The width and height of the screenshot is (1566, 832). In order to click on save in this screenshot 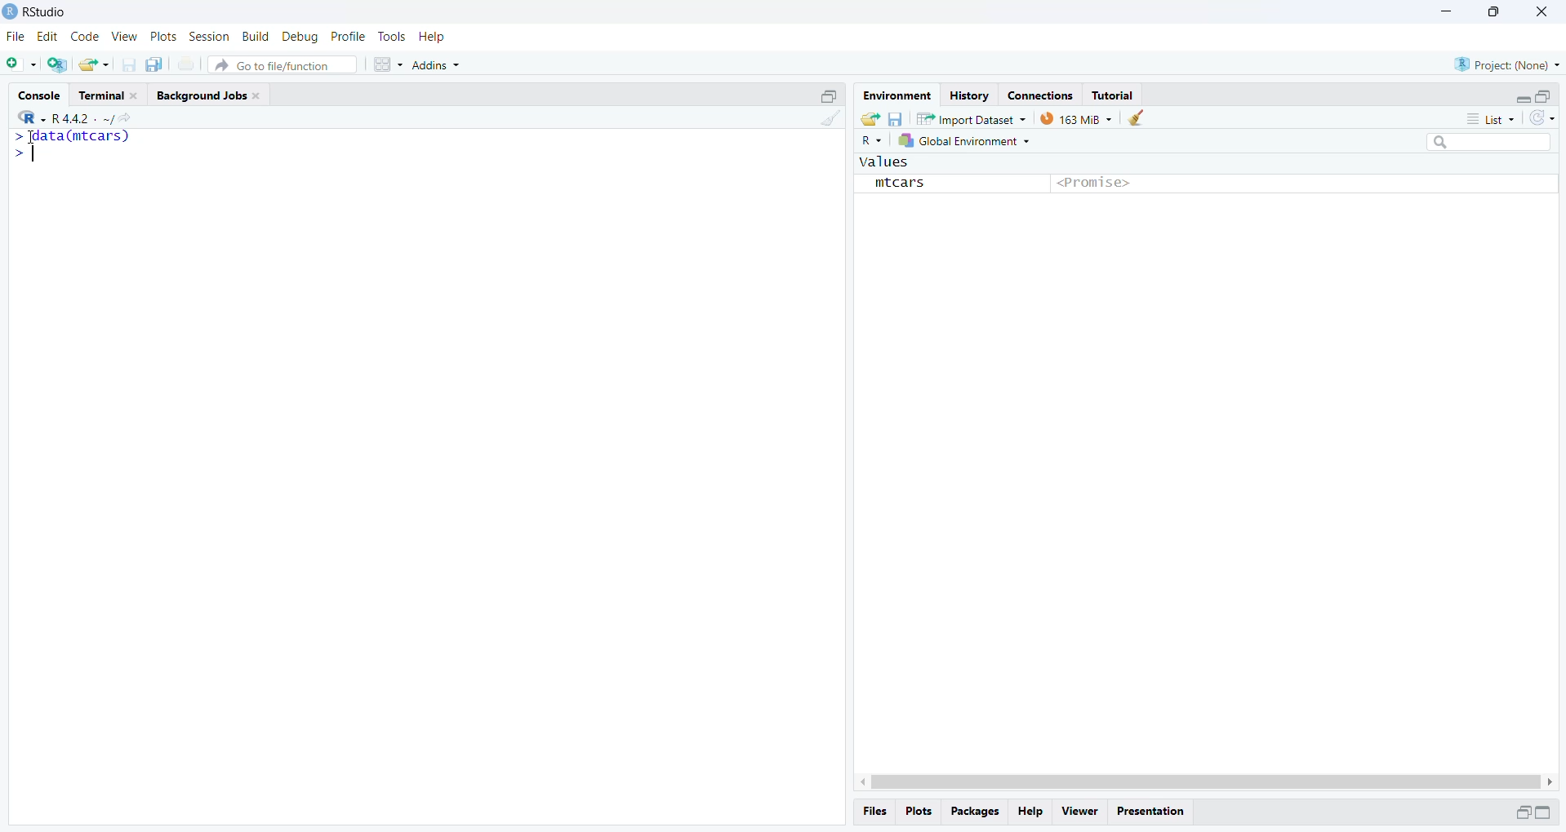, I will do `click(896, 118)`.